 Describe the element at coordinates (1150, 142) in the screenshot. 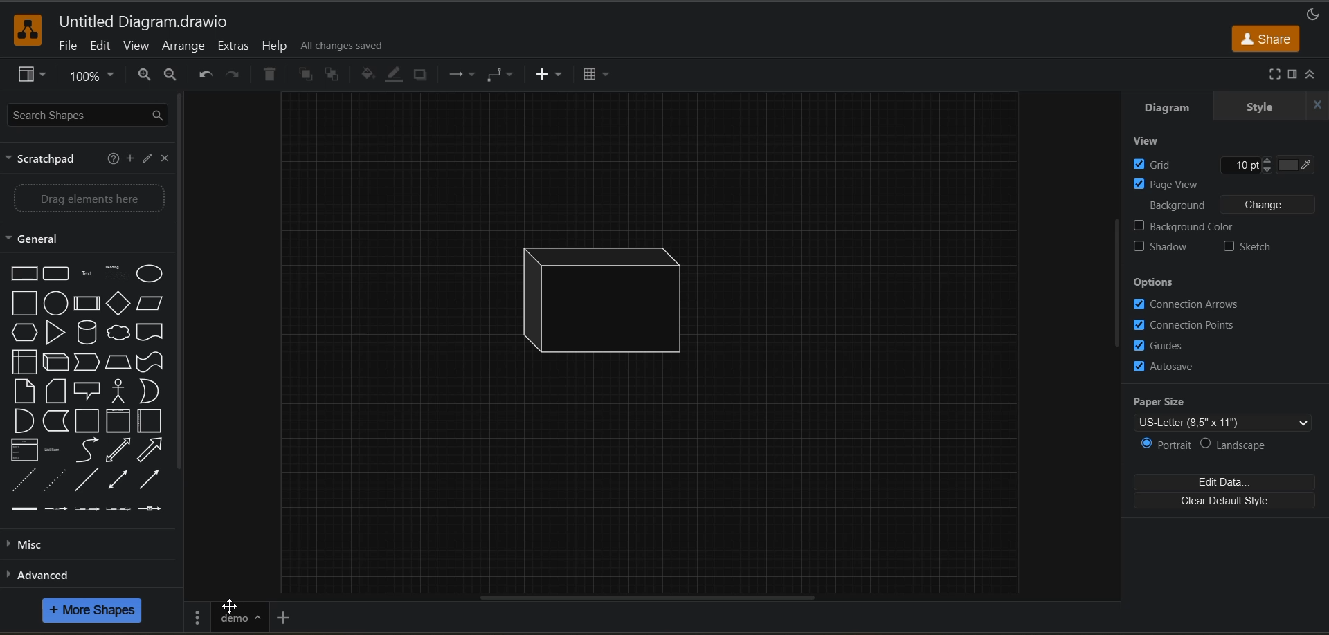

I see `view` at that location.